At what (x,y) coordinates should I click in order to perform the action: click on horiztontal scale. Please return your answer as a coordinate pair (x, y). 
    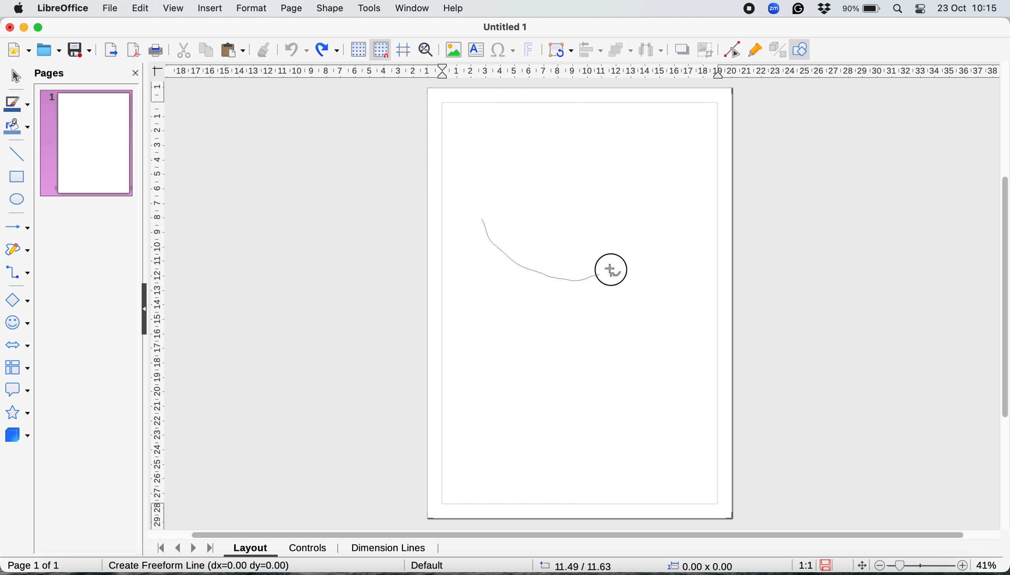
    Looking at the image, I should click on (582, 71).